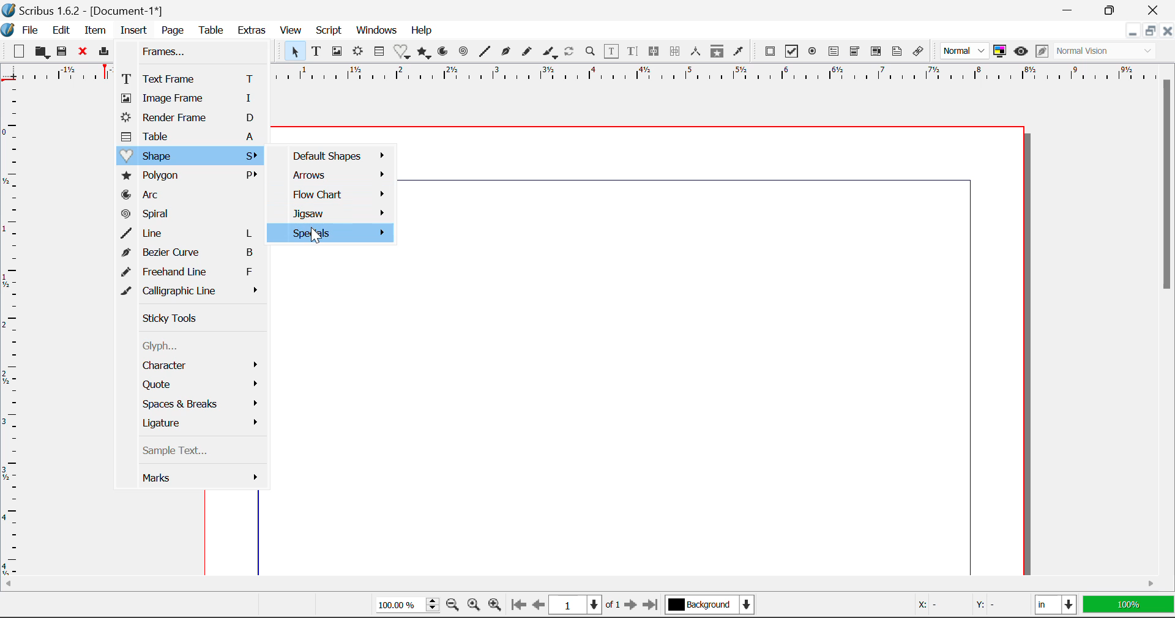 Image resolution: width=1175 pixels, height=618 pixels. I want to click on Glyph, so click(188, 348).